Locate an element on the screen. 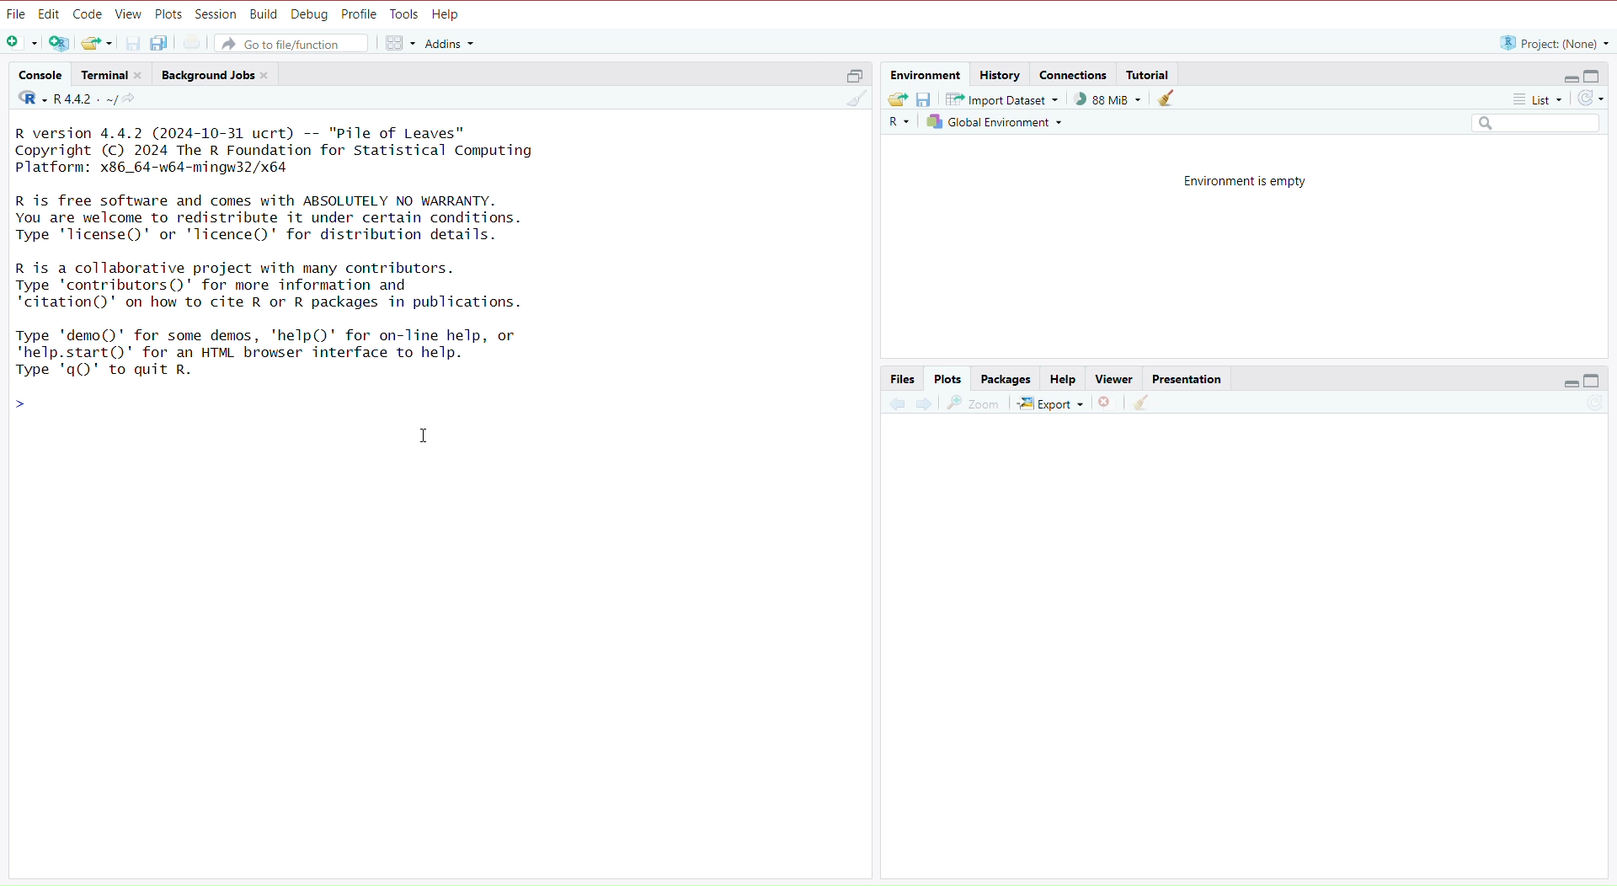  plots is located at coordinates (948, 379).